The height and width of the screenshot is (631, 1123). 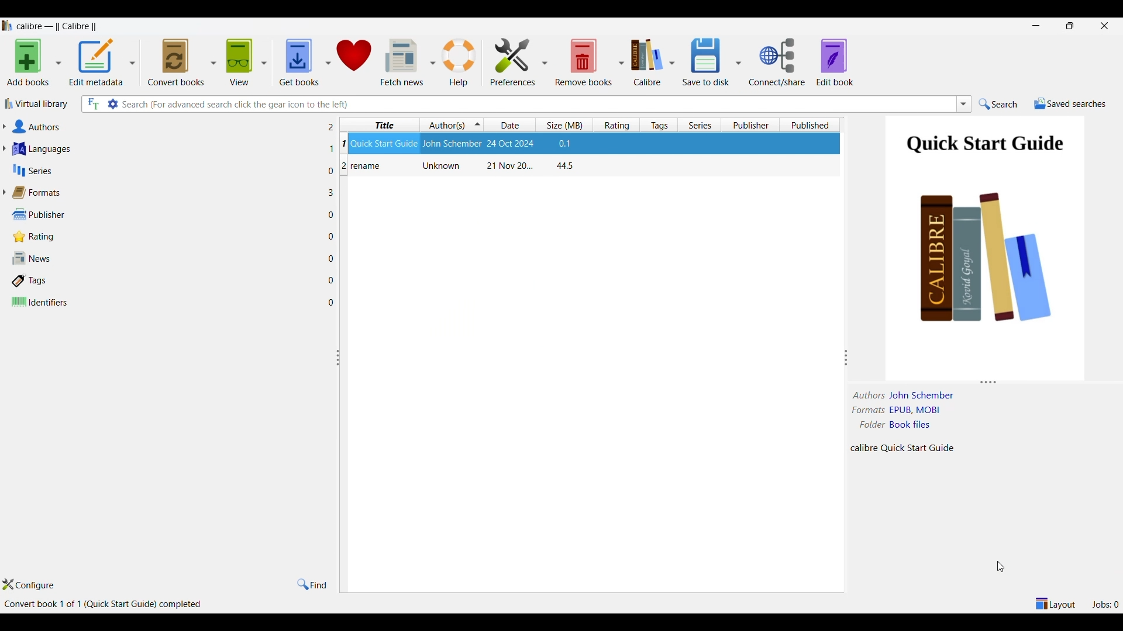 I want to click on Convert books, so click(x=176, y=63).